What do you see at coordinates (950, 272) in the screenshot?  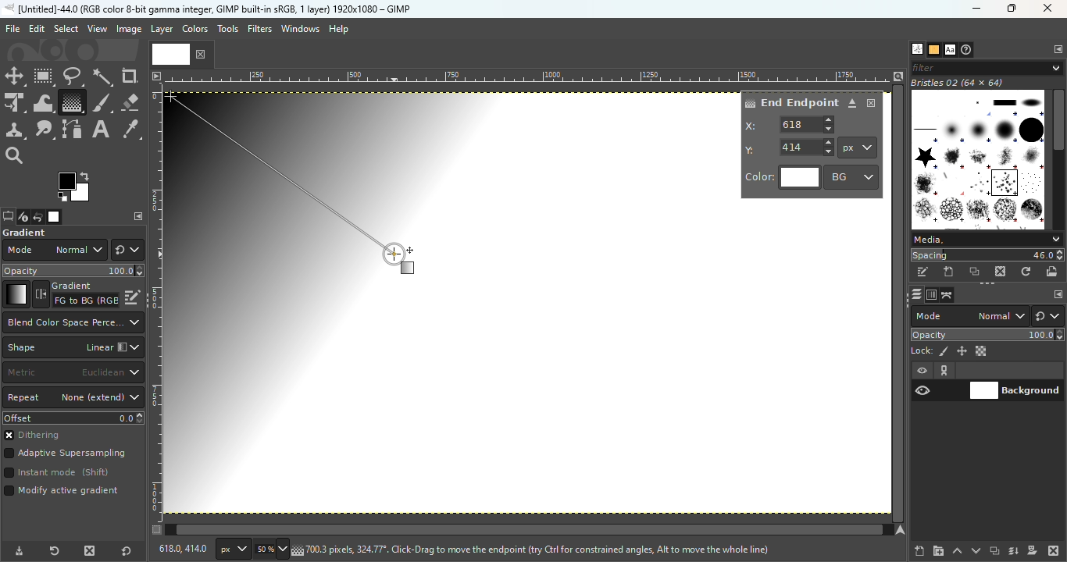 I see `Create a new brush` at bounding box center [950, 272].